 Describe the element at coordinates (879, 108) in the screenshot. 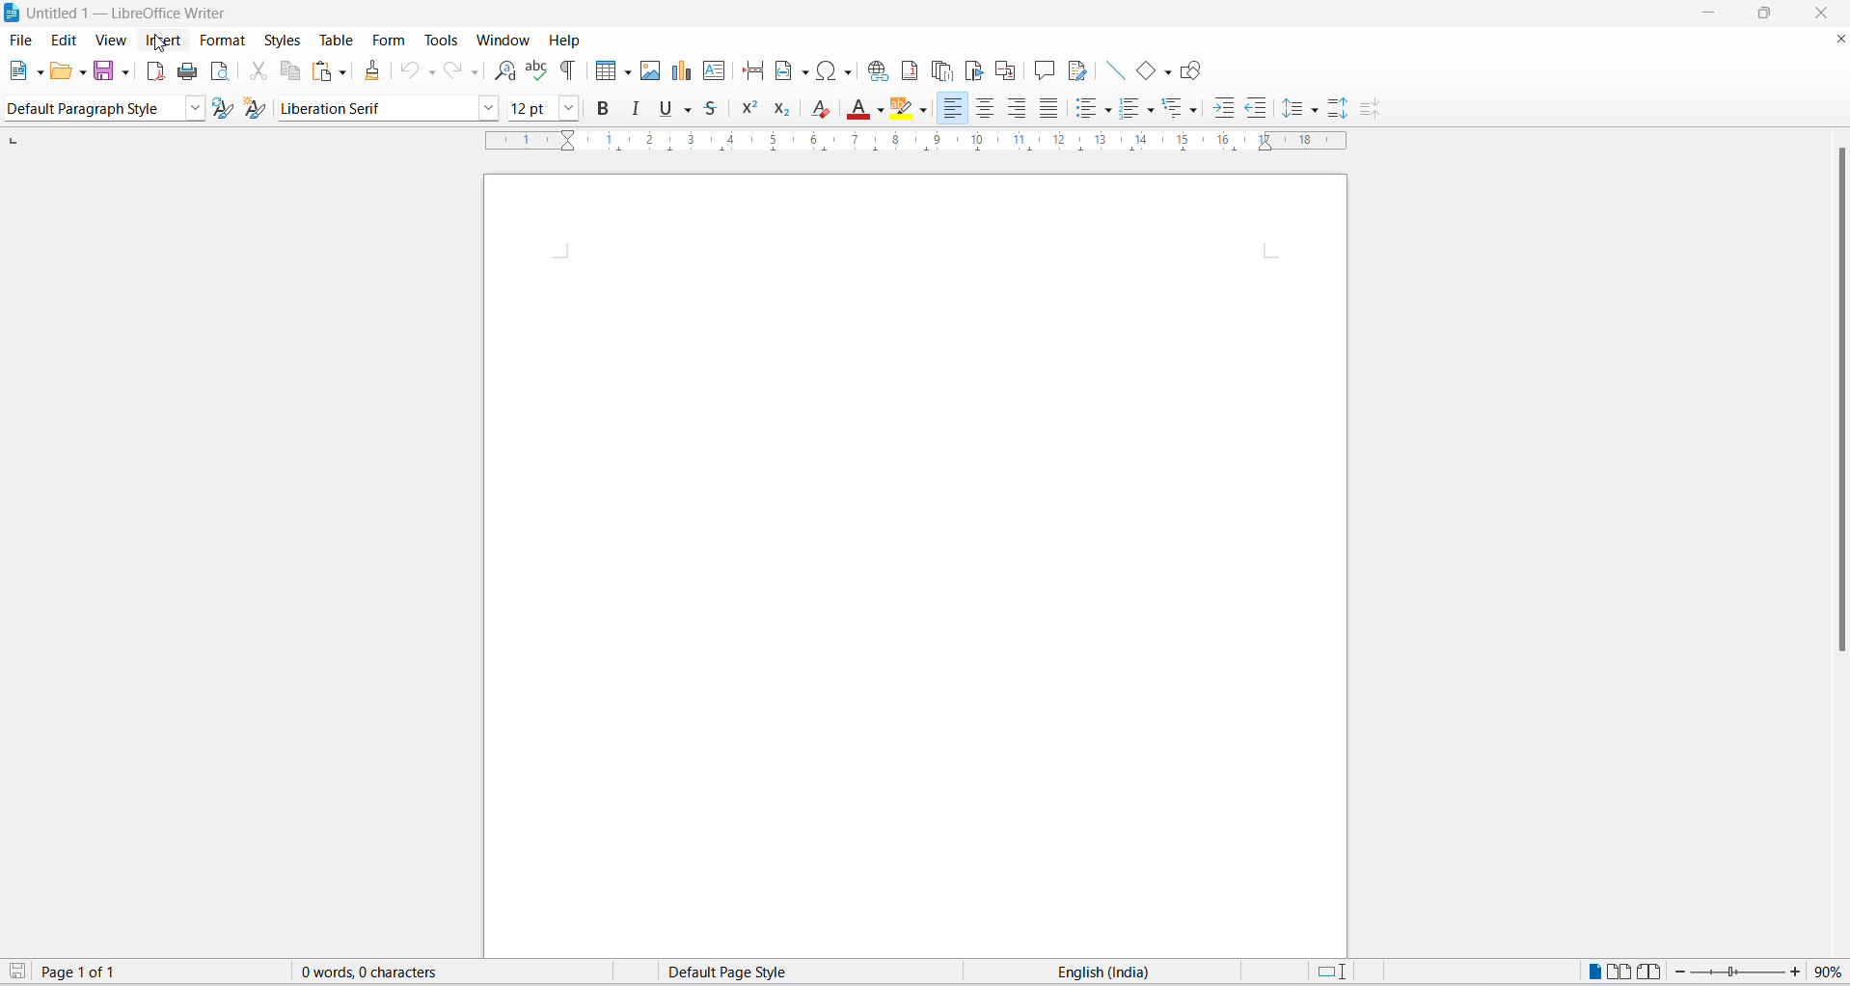

I see `font color options` at that location.